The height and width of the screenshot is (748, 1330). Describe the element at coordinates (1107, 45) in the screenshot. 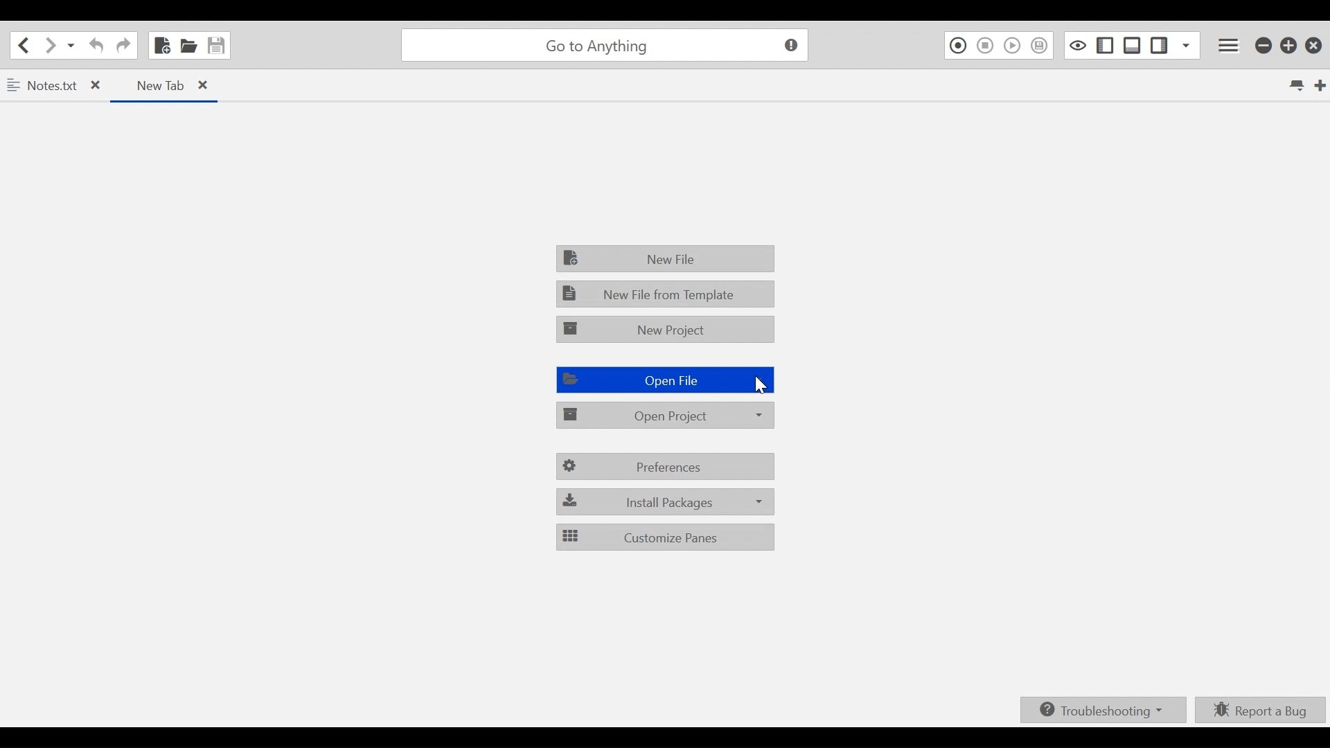

I see `Show/Hide Left Pane` at that location.